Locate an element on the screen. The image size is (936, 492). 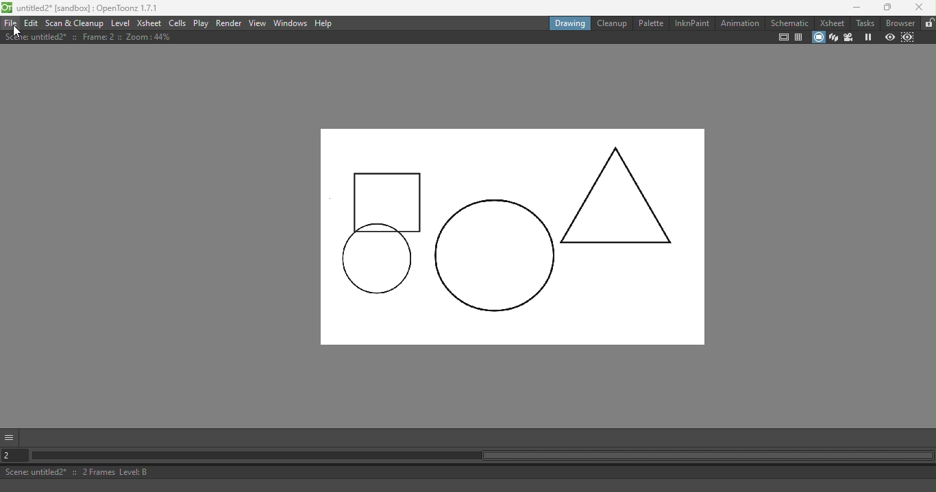
Xsheet is located at coordinates (830, 22).